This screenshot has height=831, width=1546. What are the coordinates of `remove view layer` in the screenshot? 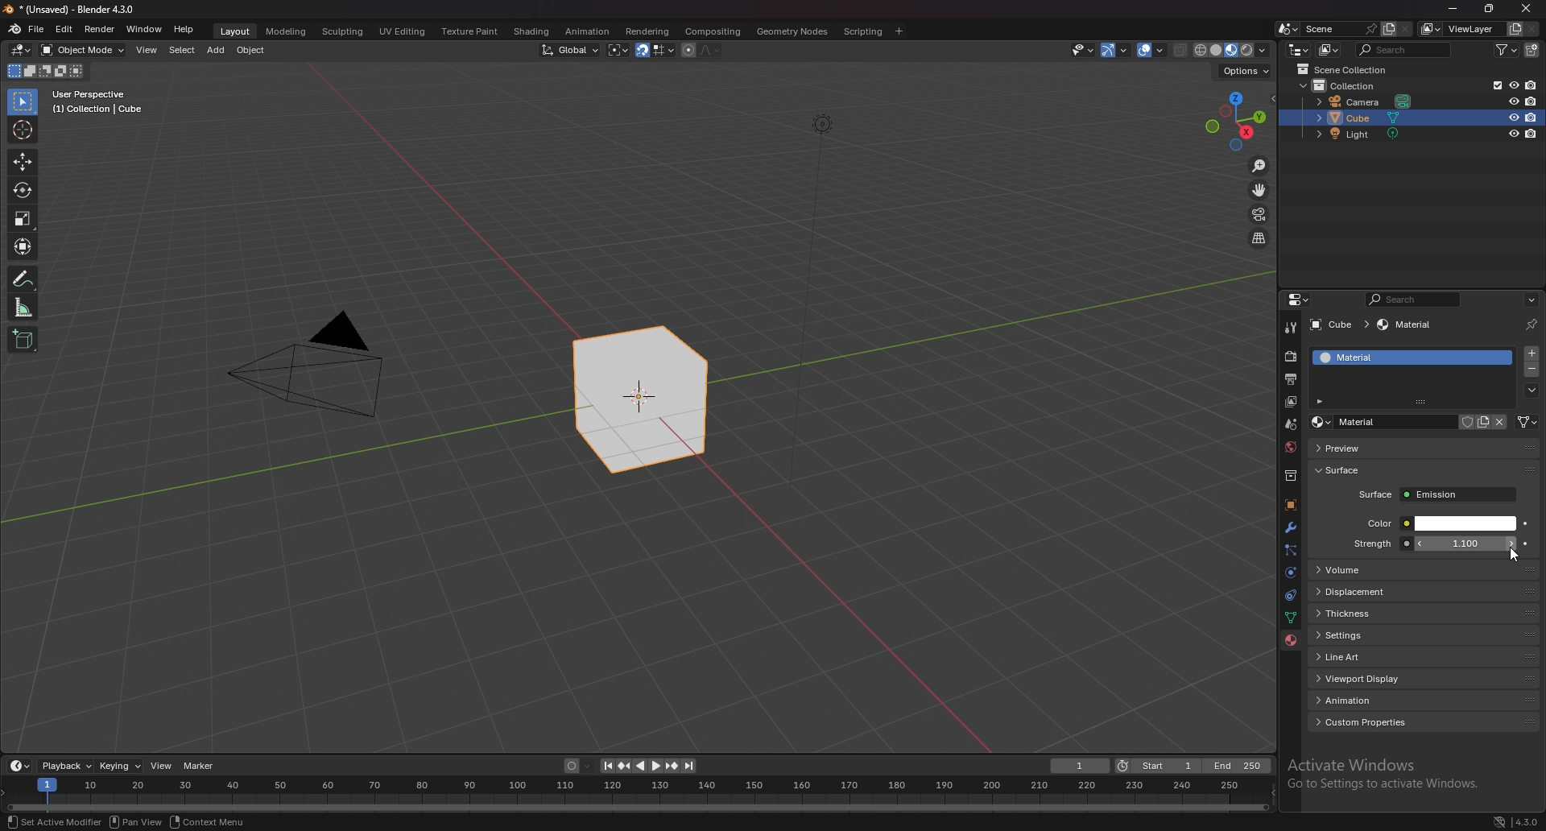 It's located at (1533, 30).